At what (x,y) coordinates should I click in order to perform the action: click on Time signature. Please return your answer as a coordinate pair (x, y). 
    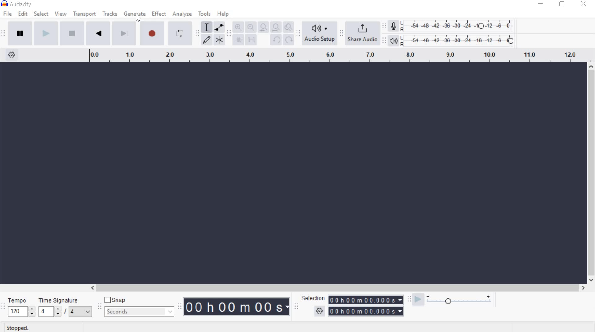
    Looking at the image, I should click on (66, 309).